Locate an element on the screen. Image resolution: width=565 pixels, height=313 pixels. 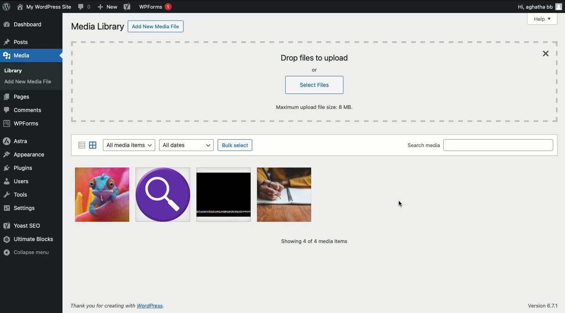
Pages is located at coordinates (18, 98).